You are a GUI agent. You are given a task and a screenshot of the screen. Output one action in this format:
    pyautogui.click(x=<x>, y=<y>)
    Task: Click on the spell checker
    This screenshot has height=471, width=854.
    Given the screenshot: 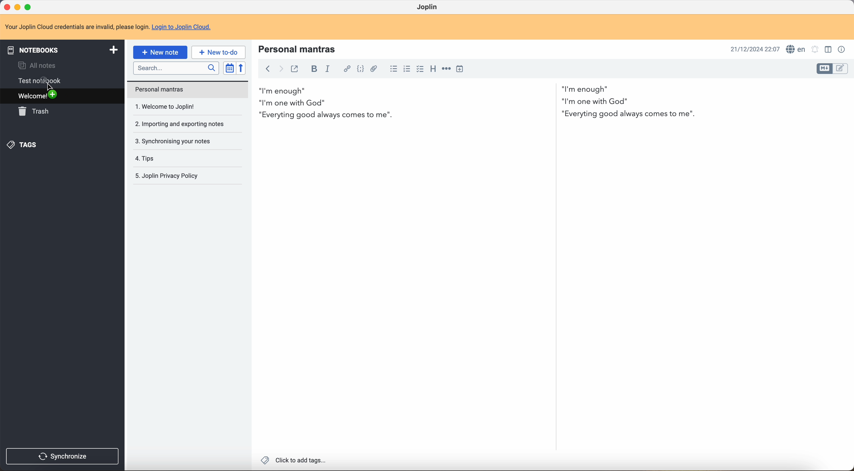 What is the action you would take?
    pyautogui.click(x=796, y=48)
    